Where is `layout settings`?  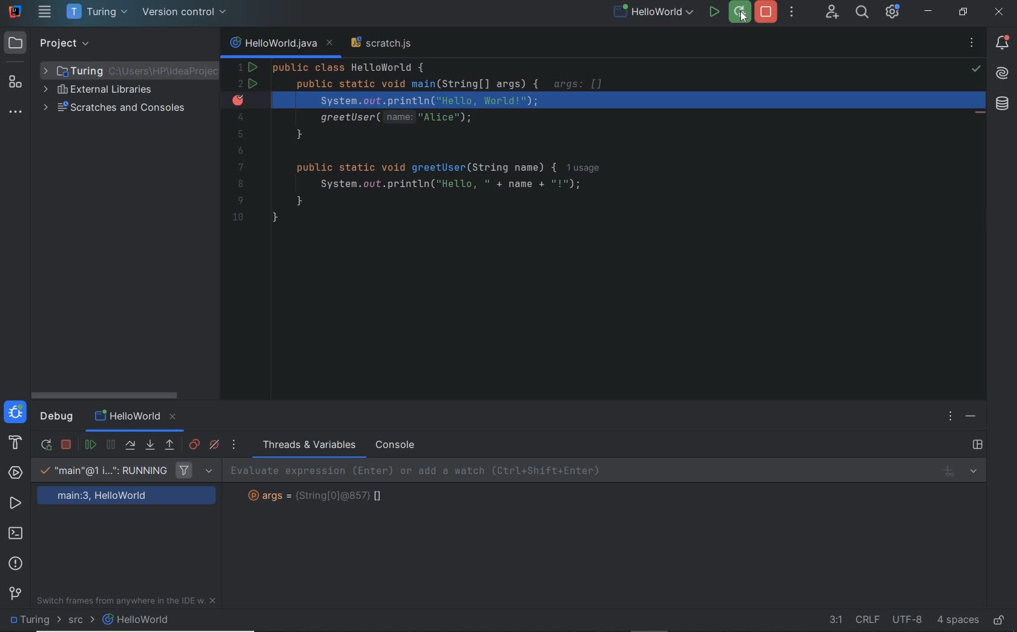
layout settings is located at coordinates (979, 444).